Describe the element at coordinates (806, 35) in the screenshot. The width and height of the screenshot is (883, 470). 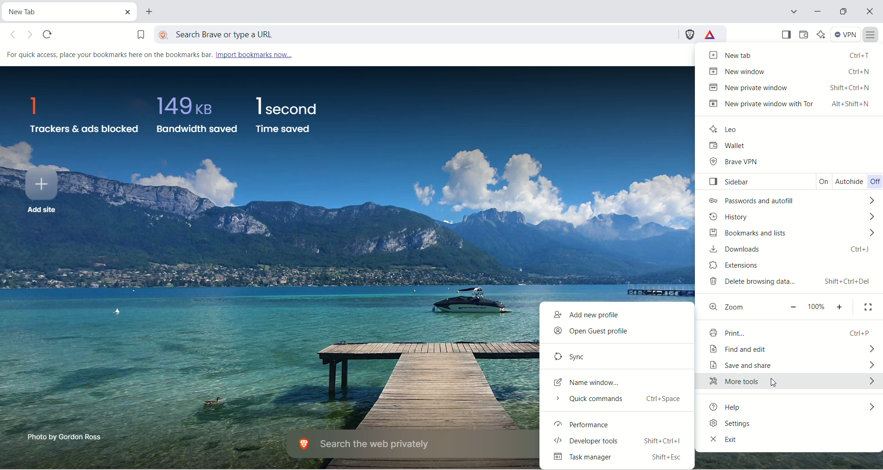
I see `wallet` at that location.